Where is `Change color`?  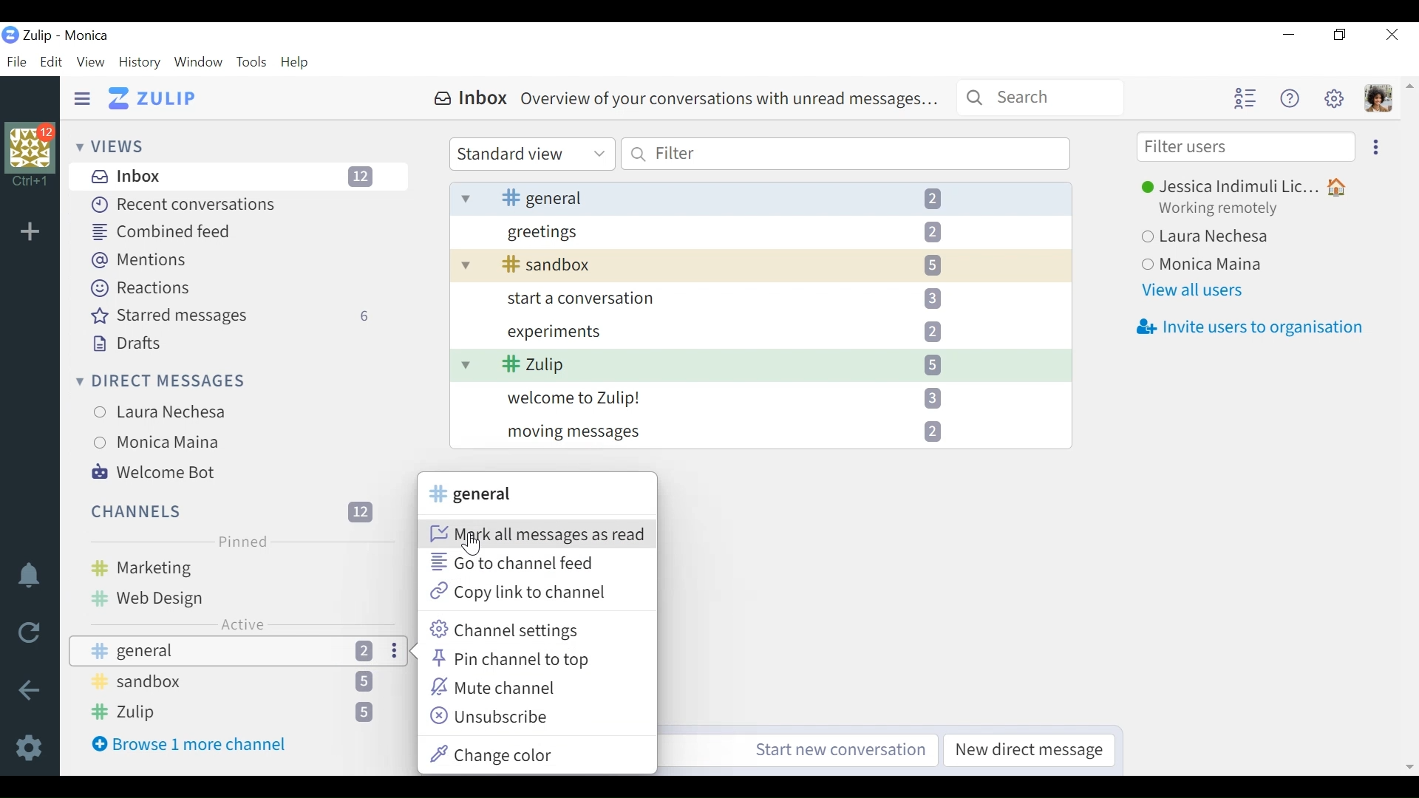 Change color is located at coordinates (504, 752).